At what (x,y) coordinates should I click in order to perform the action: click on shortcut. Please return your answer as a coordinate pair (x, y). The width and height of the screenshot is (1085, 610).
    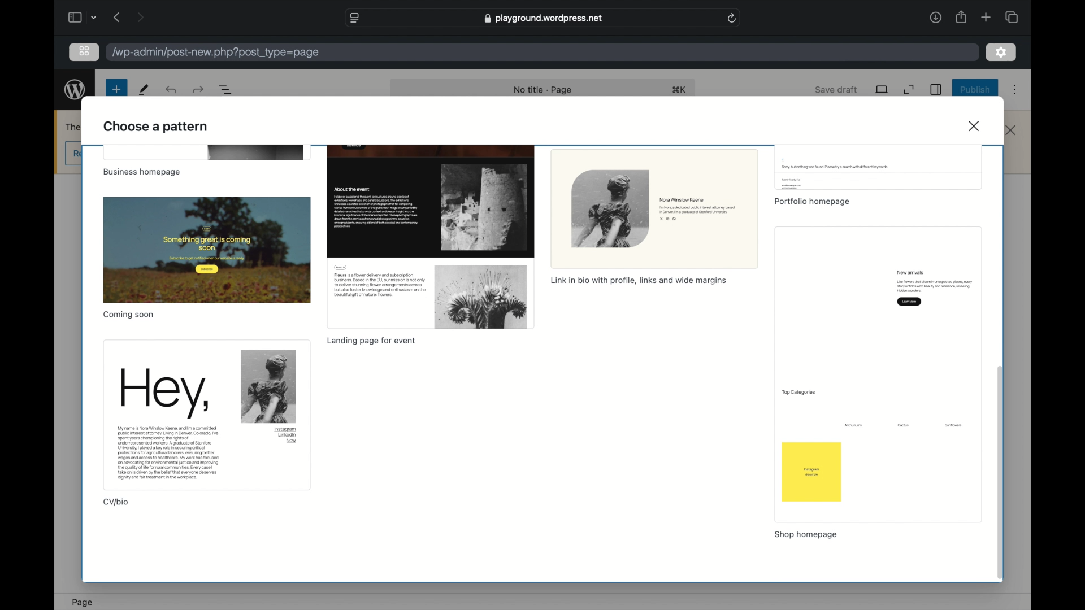
    Looking at the image, I should click on (679, 89).